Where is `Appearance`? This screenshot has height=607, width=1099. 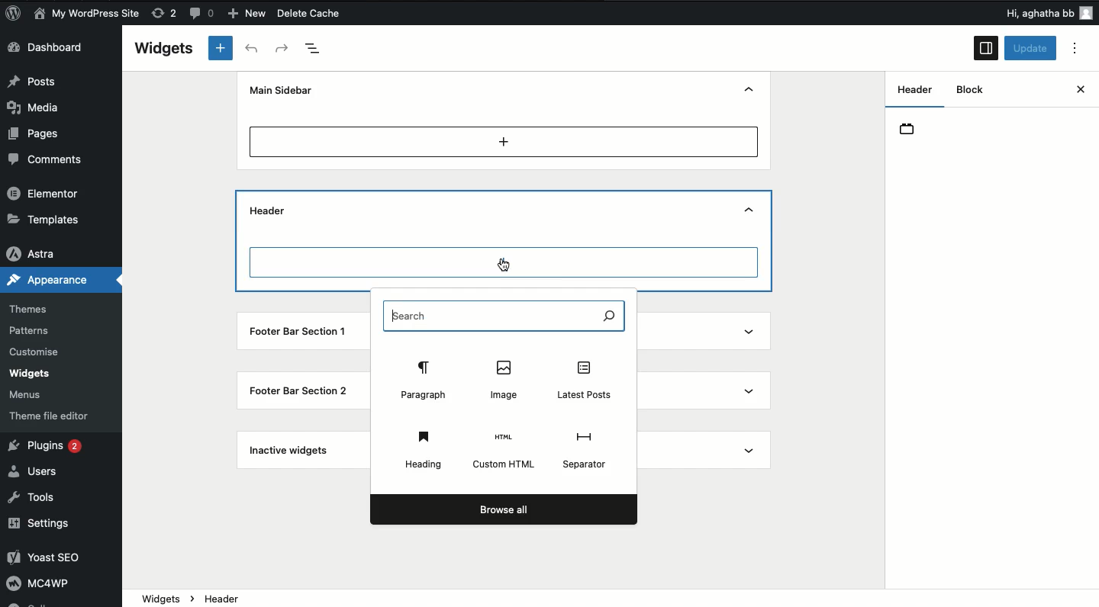 Appearance is located at coordinates (51, 280).